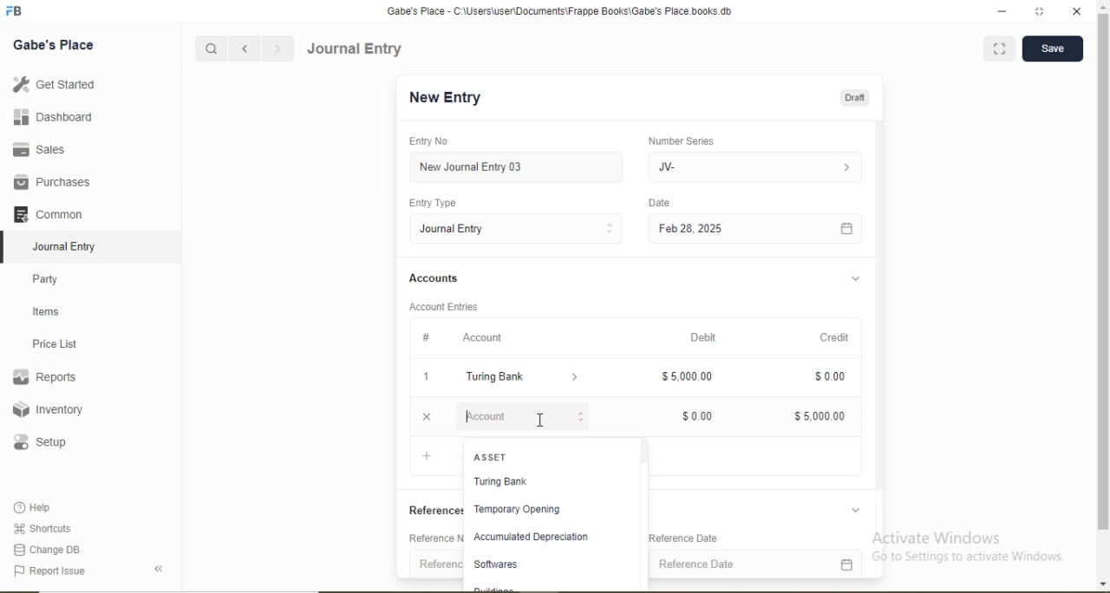  What do you see at coordinates (1039, 11) in the screenshot?
I see `full screen` at bounding box center [1039, 11].